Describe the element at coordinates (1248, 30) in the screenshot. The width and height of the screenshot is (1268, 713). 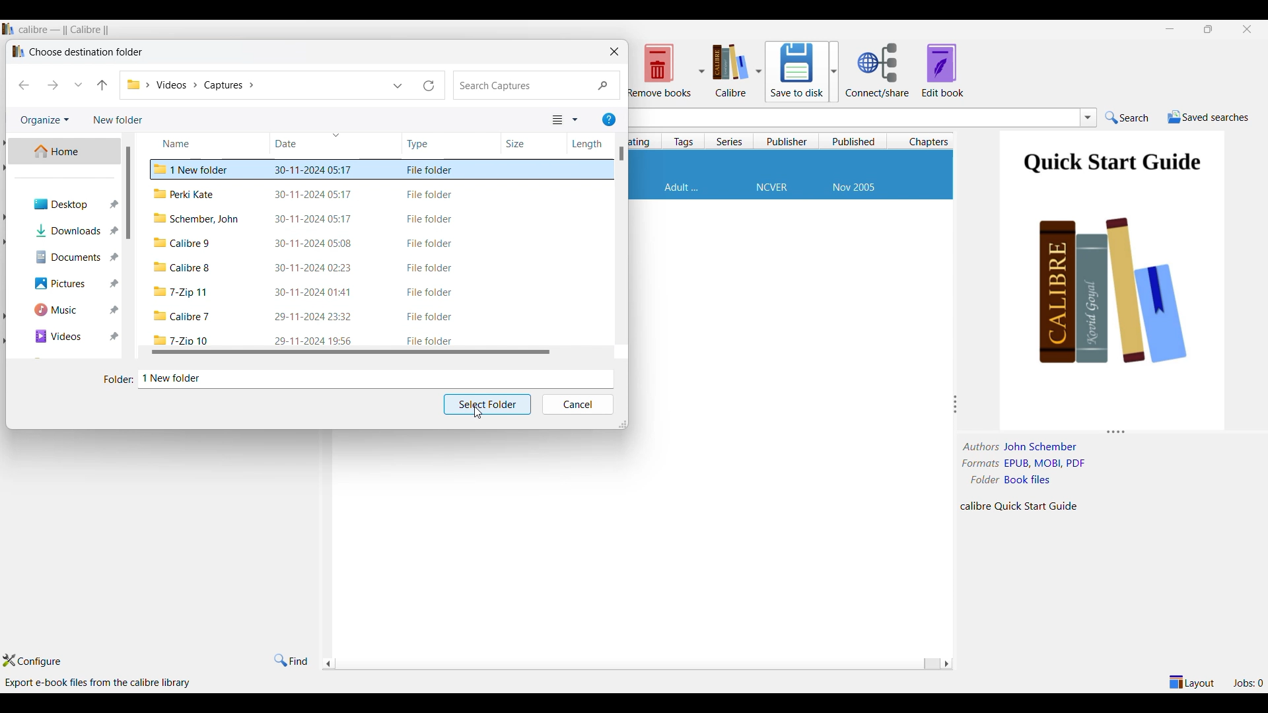
I see `Close interface` at that location.